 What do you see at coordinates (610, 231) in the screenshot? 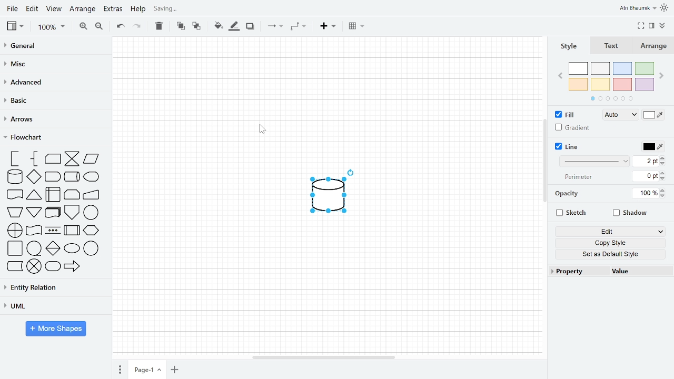
I see `Edit` at bounding box center [610, 231].